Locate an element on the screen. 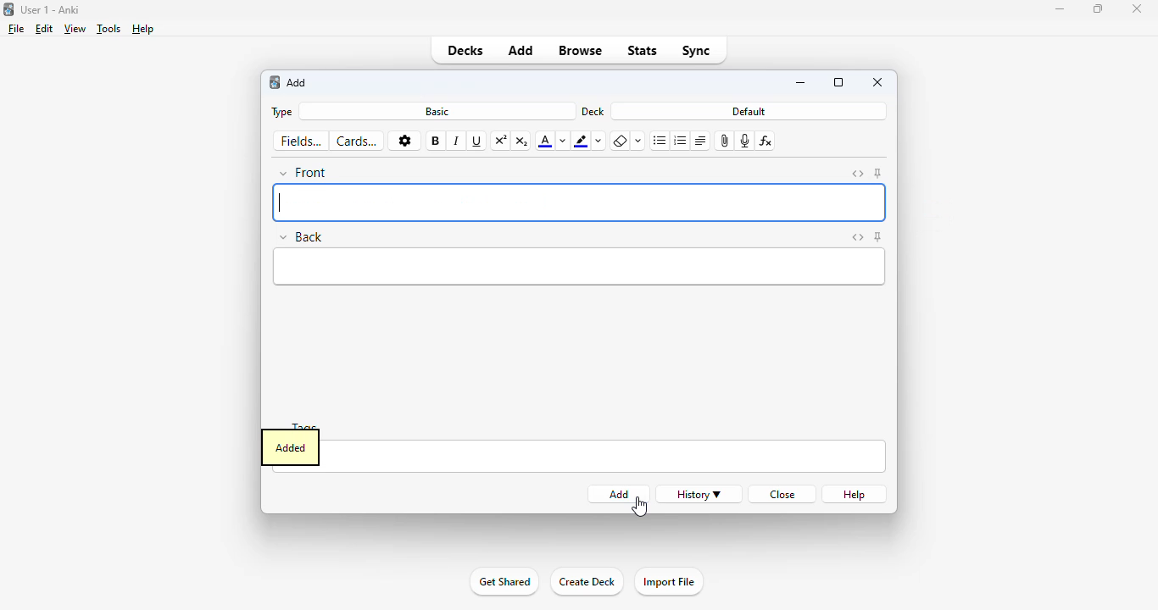 This screenshot has width=1158, height=610. record audio is located at coordinates (743, 141).